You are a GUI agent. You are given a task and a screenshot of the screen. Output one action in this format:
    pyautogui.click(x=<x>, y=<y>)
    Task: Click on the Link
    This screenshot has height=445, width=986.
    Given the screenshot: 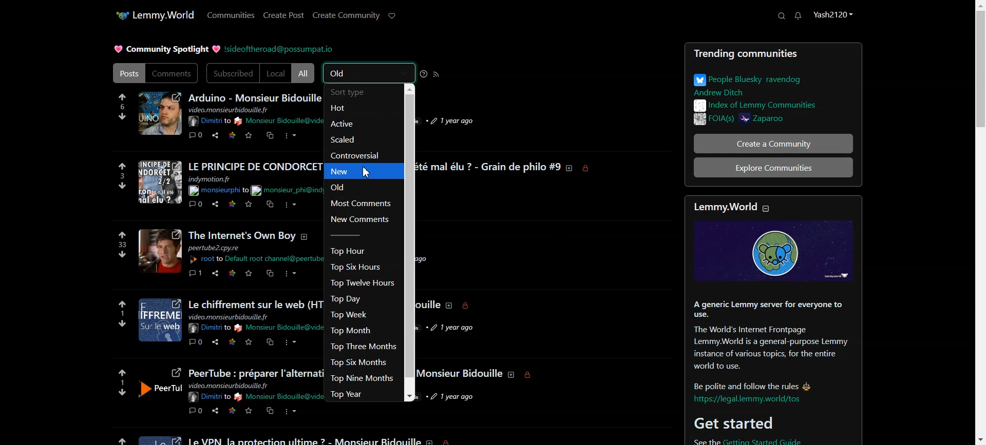 What is the action you would take?
    pyautogui.click(x=232, y=135)
    